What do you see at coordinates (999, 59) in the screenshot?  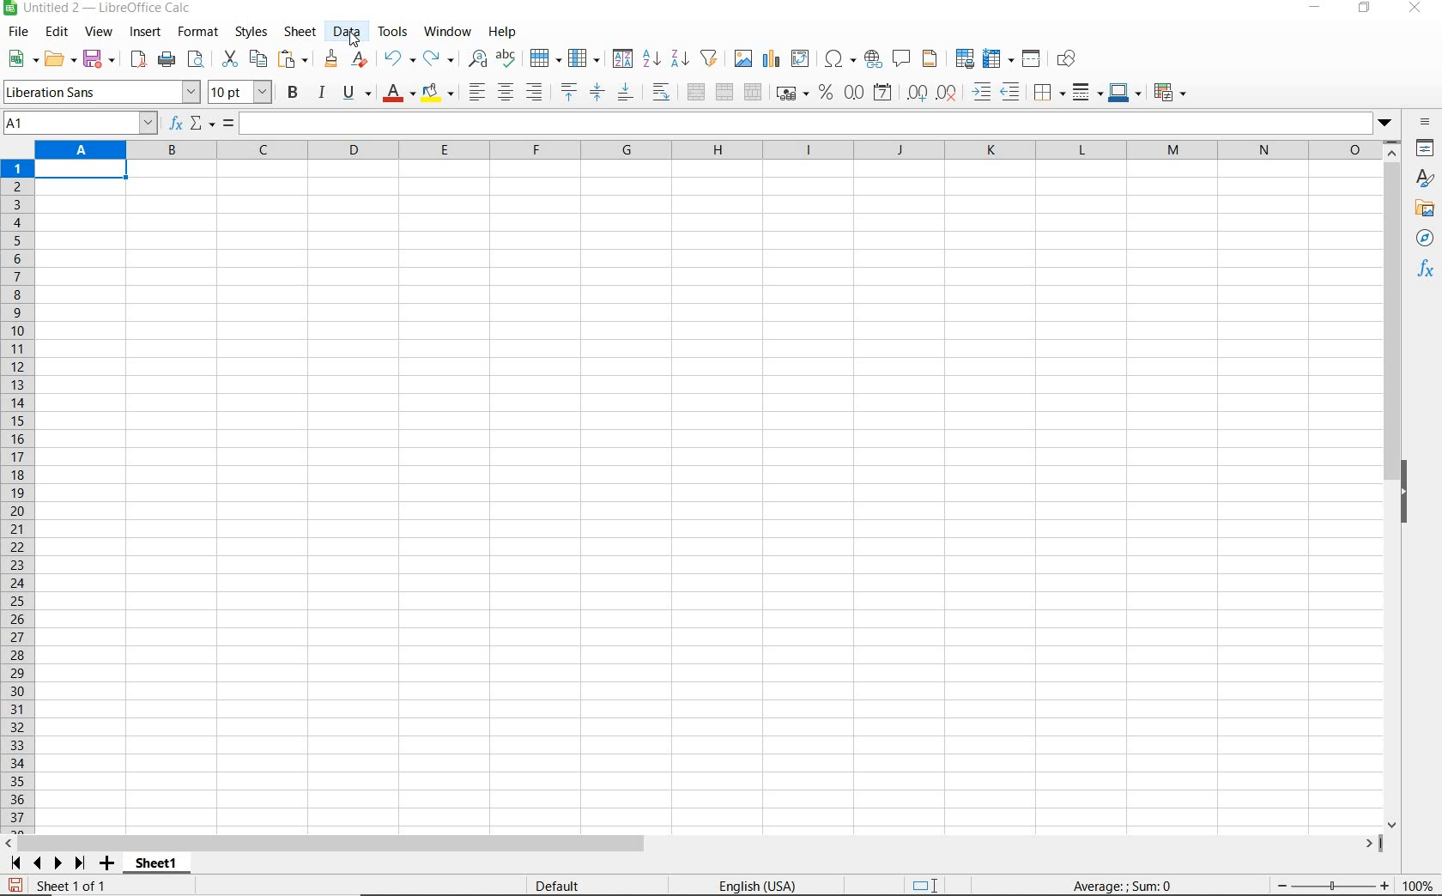 I see `freeze rows and columns` at bounding box center [999, 59].